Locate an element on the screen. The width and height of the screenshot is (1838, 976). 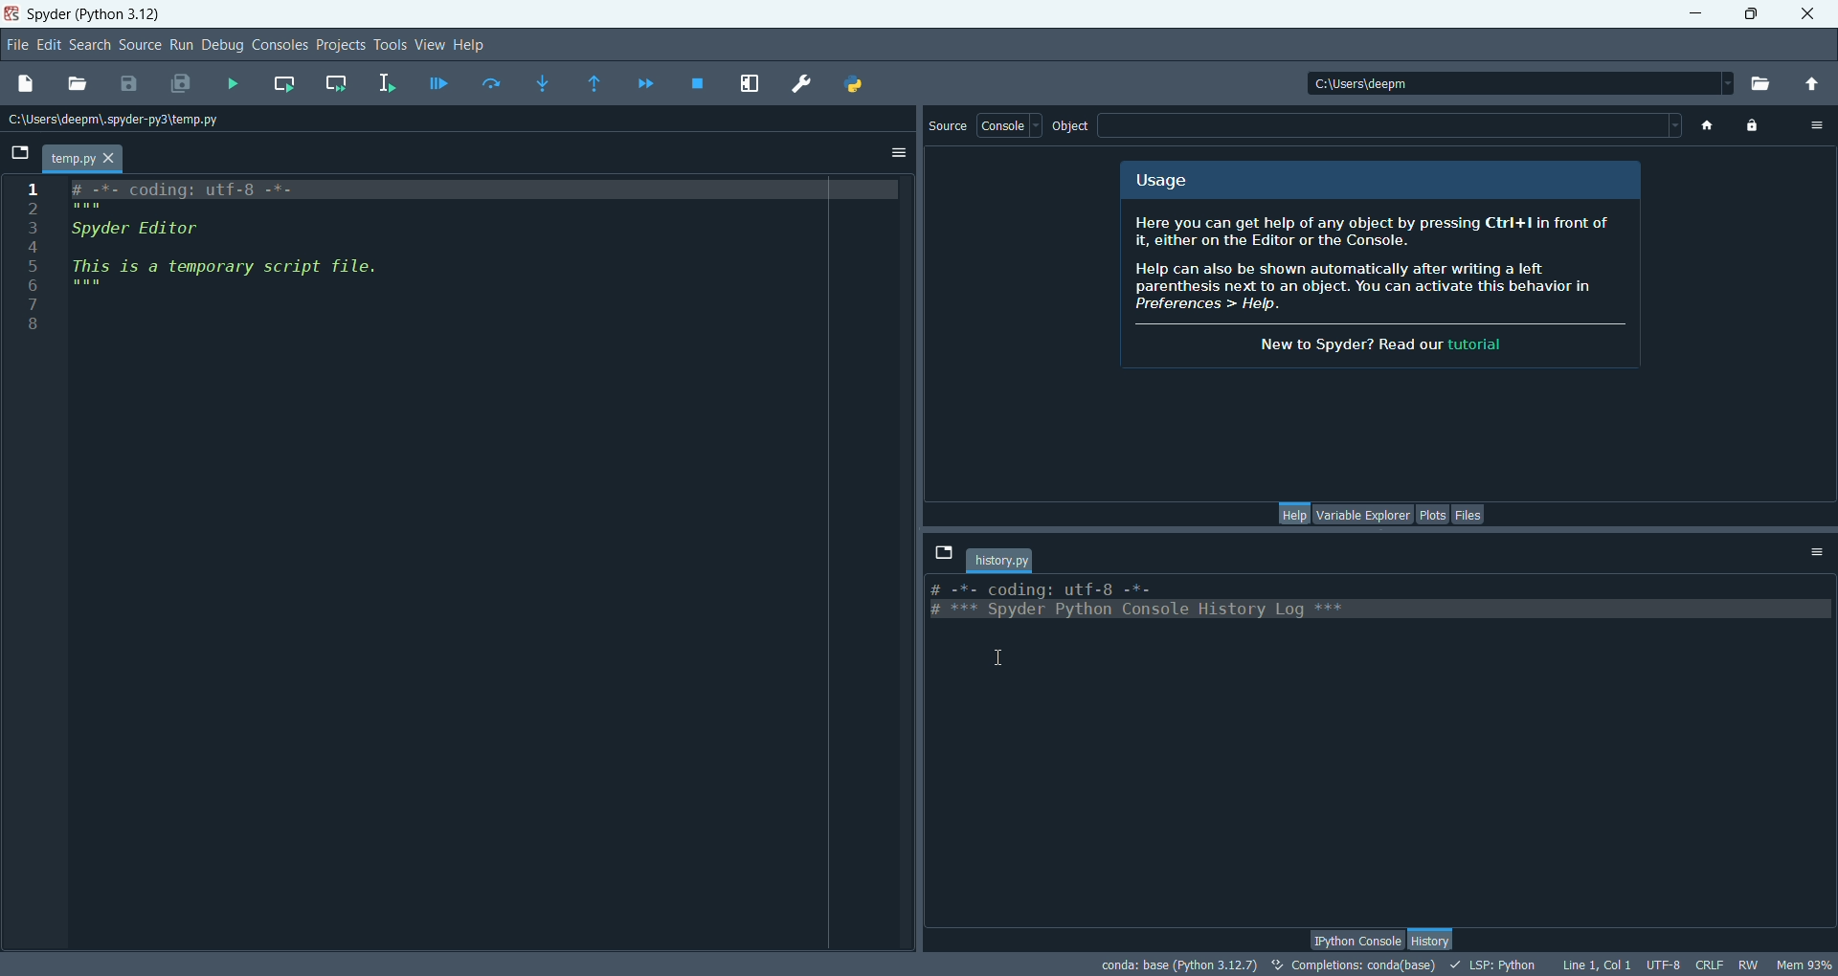
search is located at coordinates (88, 45).